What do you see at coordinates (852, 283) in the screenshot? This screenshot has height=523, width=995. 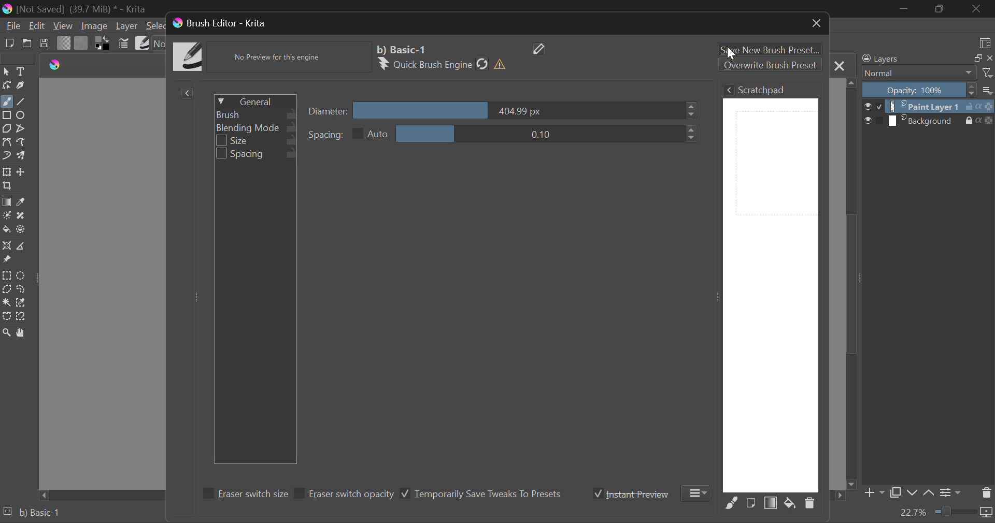 I see `Scroll Bar` at bounding box center [852, 283].